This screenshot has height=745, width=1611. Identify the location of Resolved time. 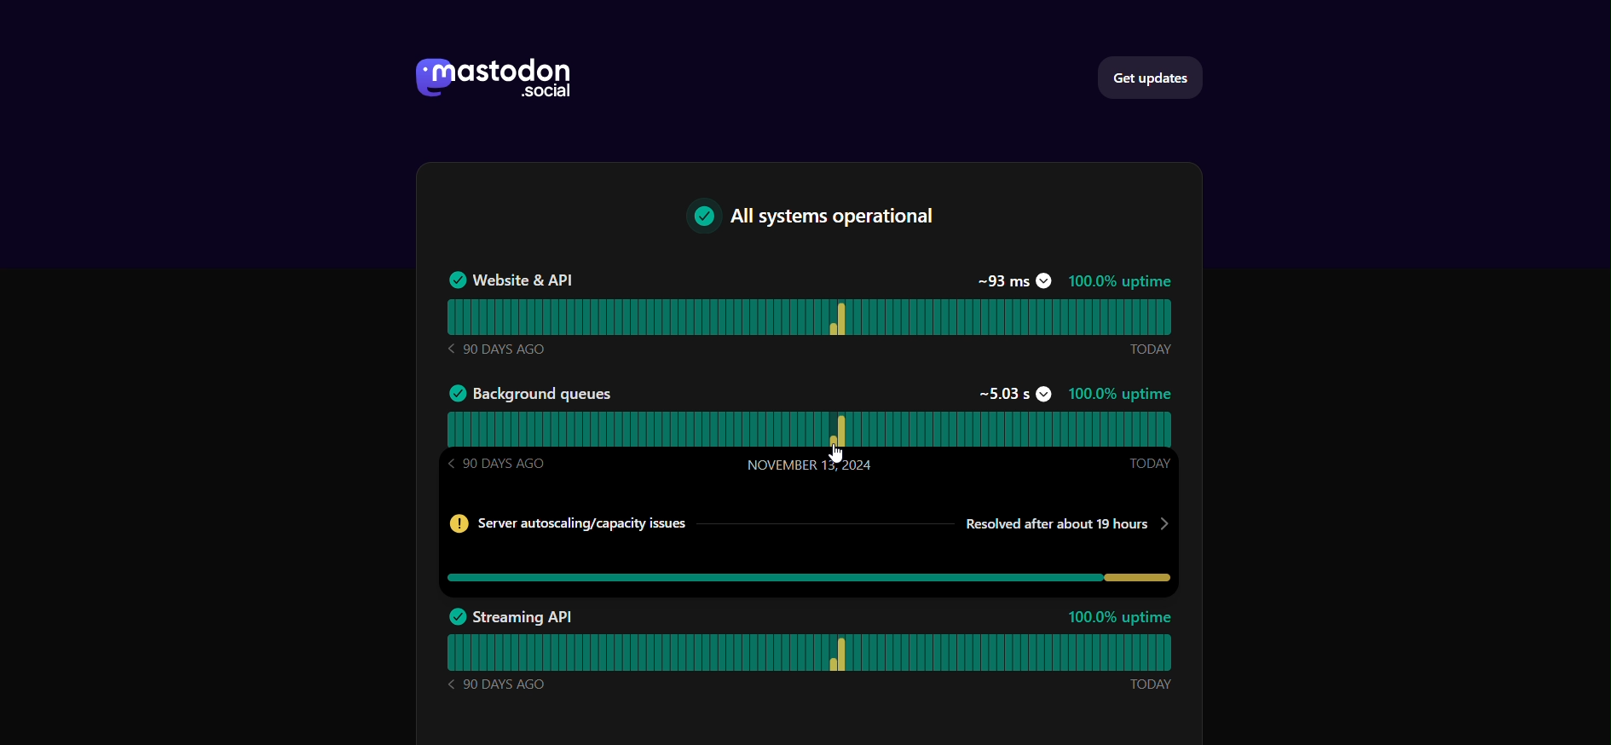
(1065, 525).